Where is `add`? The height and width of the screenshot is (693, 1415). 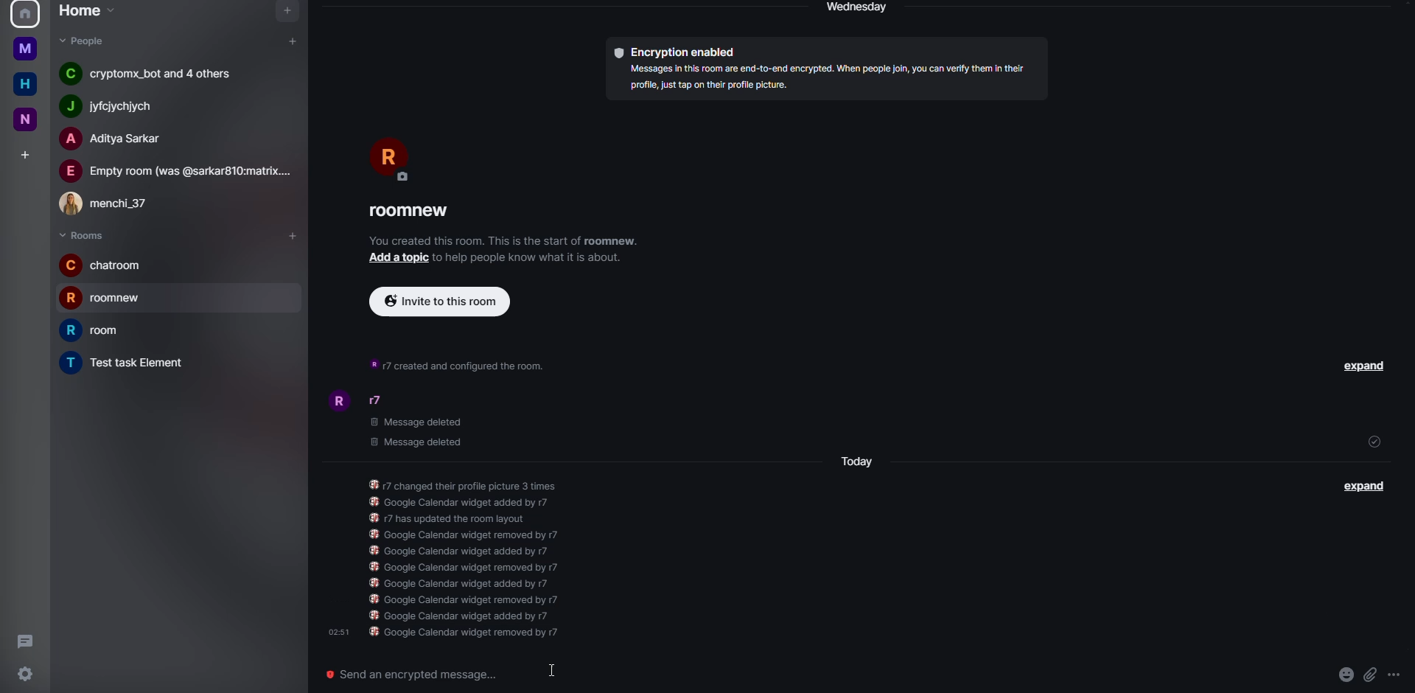 add is located at coordinates (399, 258).